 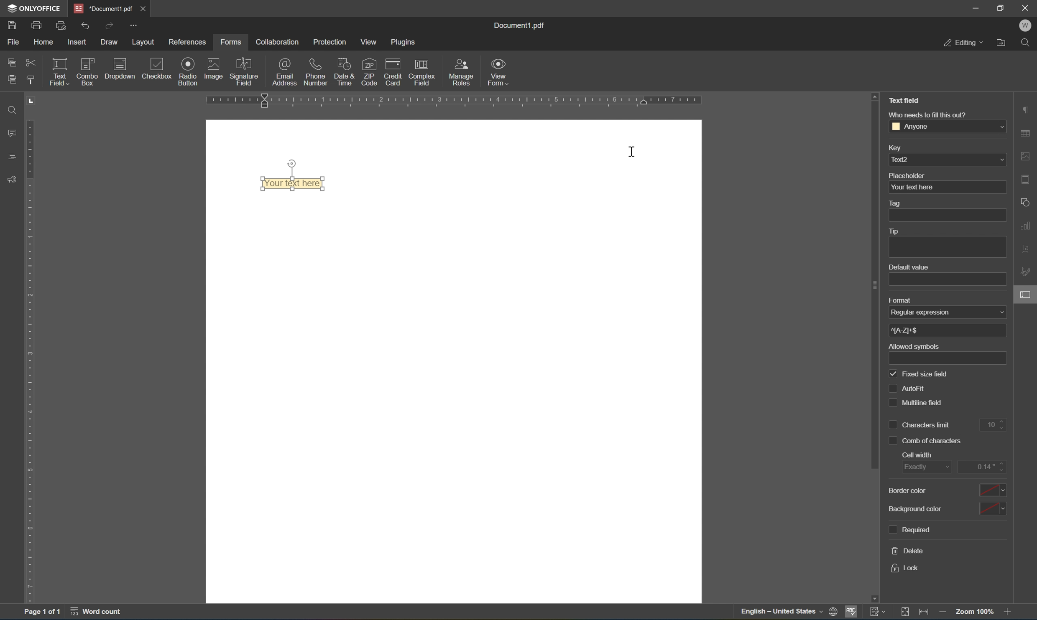 What do you see at coordinates (1026, 180) in the screenshot?
I see `header & footer settings` at bounding box center [1026, 180].